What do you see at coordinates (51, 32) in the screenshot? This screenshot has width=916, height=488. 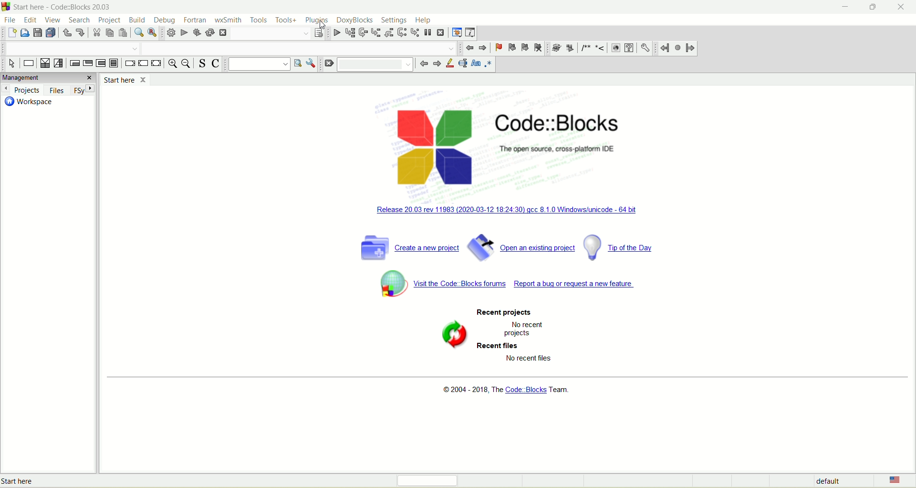 I see `save everything` at bounding box center [51, 32].